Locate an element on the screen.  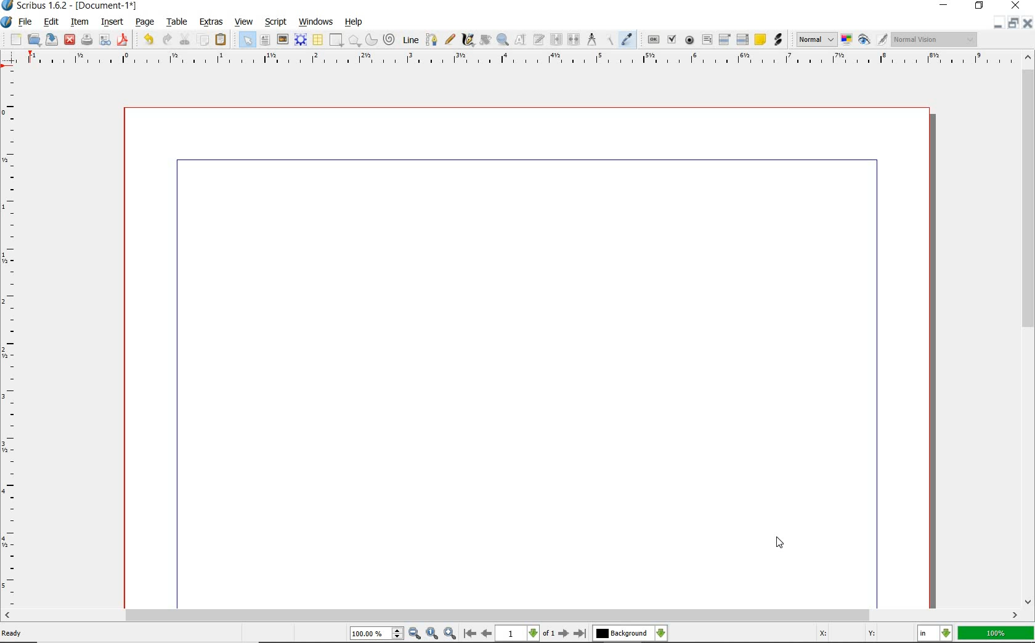
 is located at coordinates (105, 42).